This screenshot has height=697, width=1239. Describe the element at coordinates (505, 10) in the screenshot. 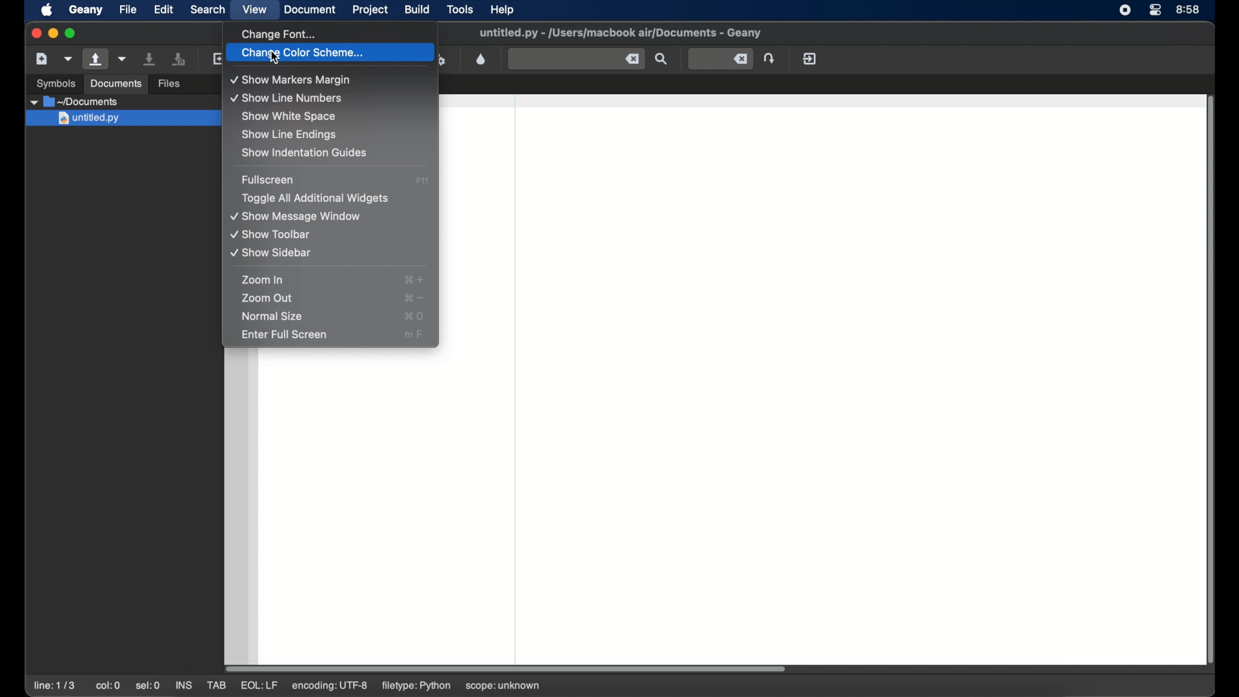

I see `help` at that location.